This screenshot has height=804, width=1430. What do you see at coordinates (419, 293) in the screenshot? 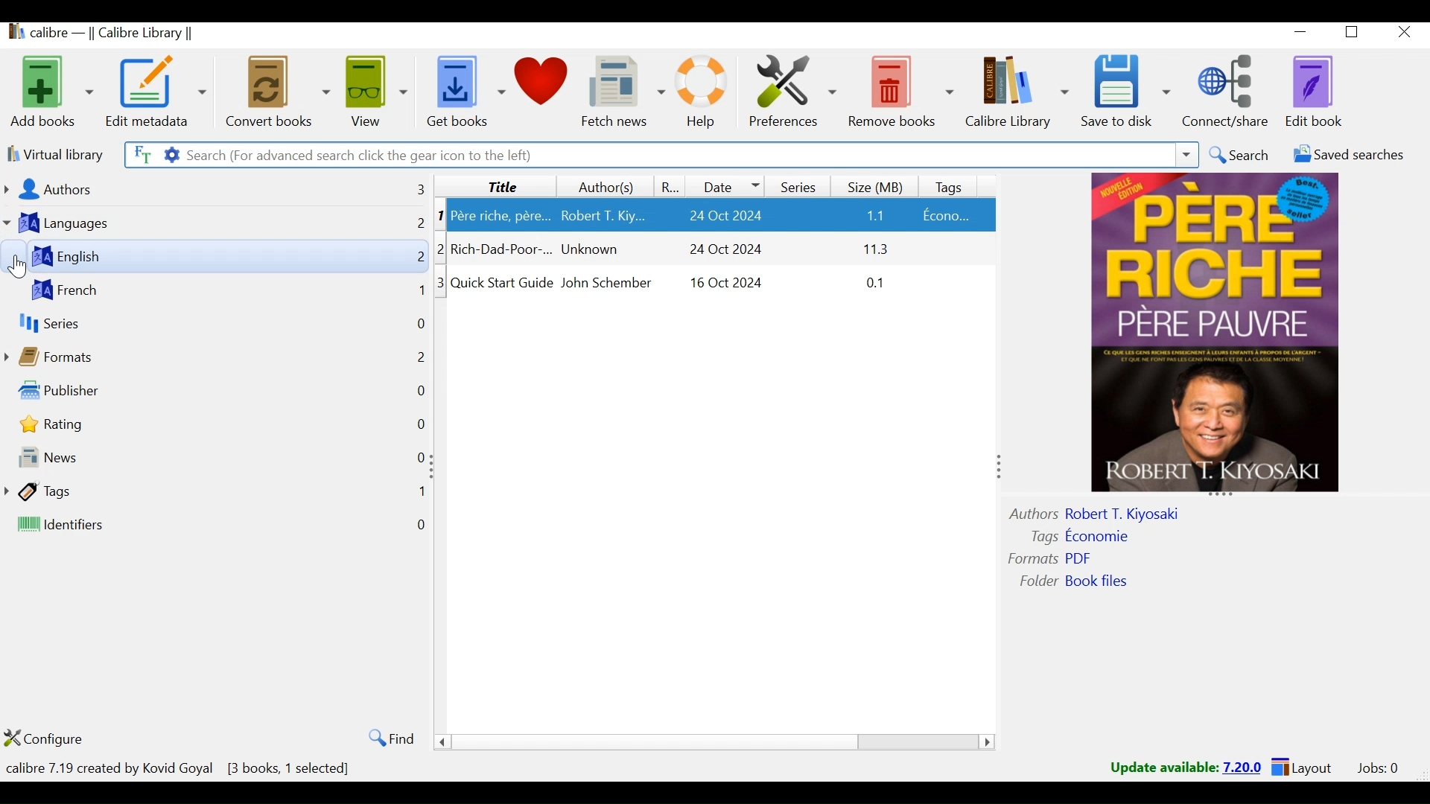
I see `1` at bounding box center [419, 293].